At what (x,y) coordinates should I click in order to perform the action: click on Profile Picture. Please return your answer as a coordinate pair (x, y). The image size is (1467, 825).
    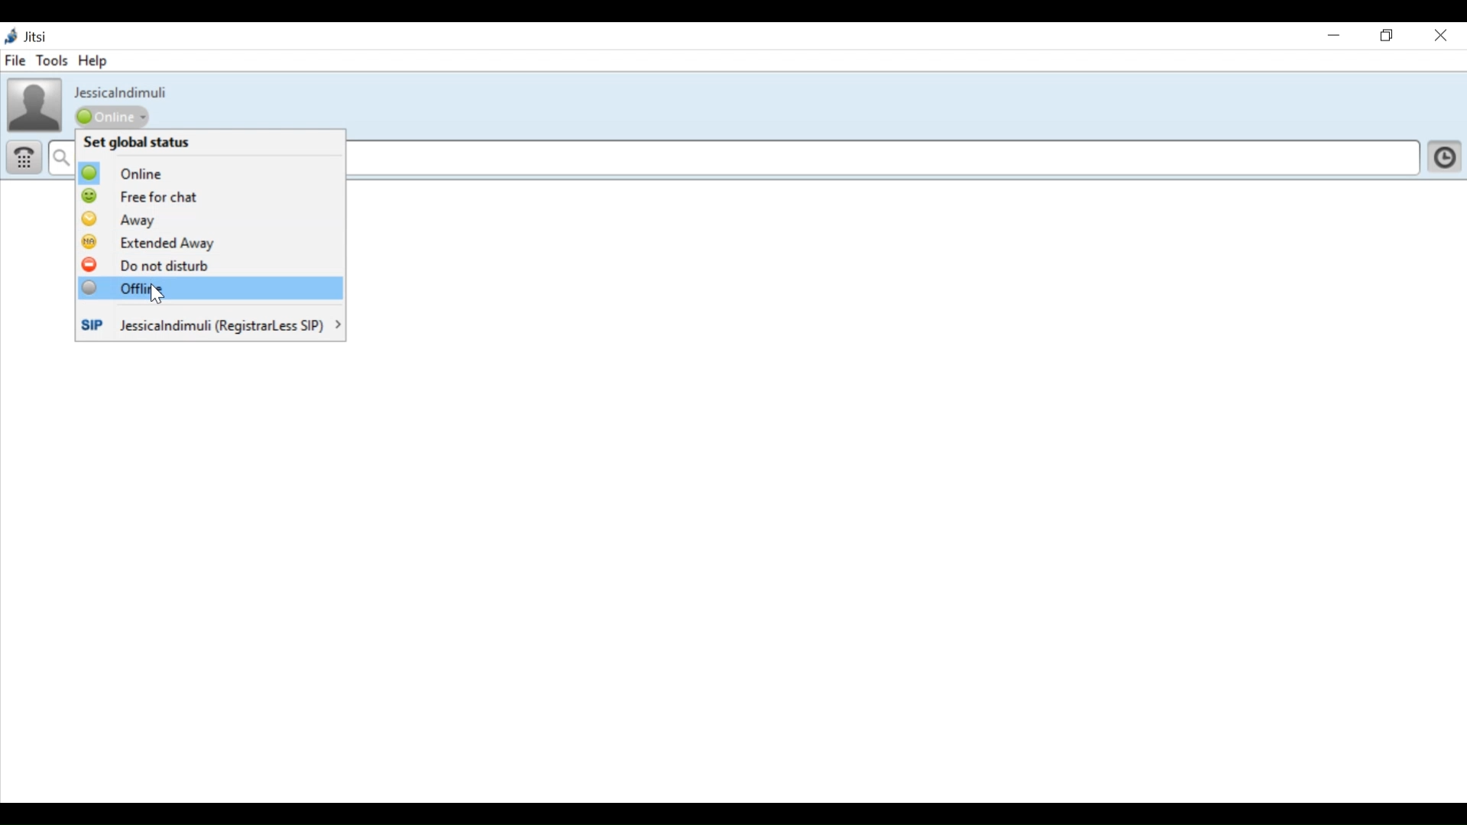
    Looking at the image, I should click on (33, 104).